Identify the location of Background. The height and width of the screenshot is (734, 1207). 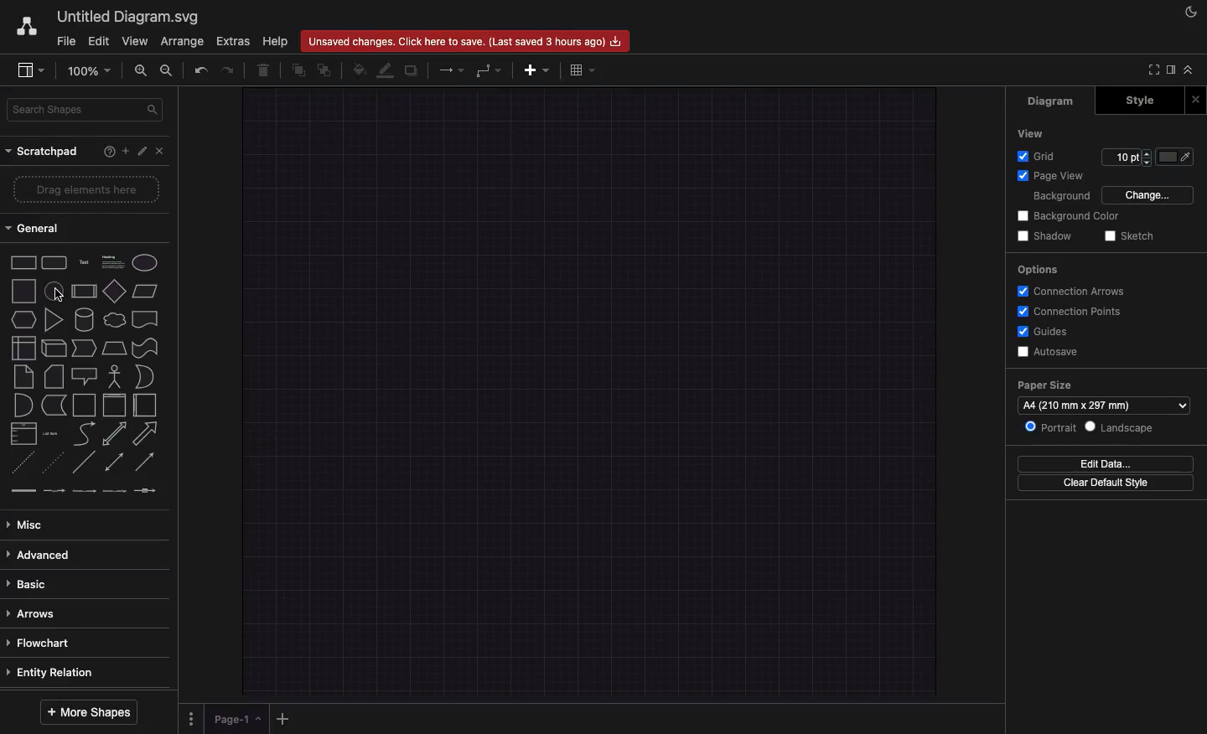
(1063, 196).